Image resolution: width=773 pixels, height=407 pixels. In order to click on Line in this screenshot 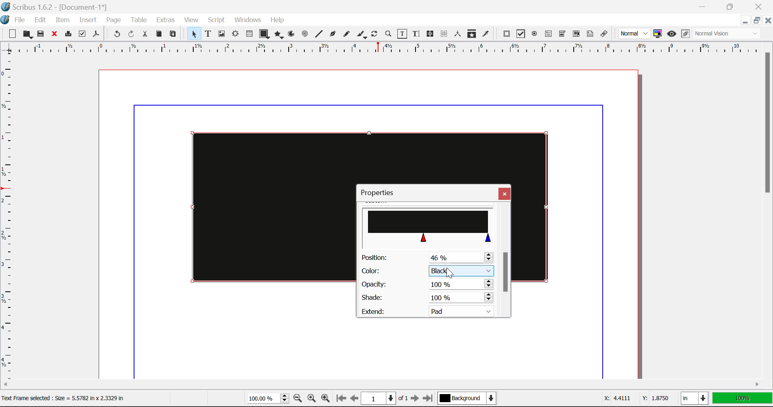, I will do `click(319, 34)`.